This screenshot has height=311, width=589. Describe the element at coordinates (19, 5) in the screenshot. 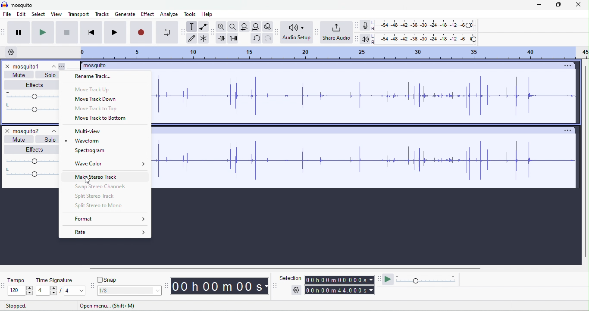

I see `mosquito` at that location.